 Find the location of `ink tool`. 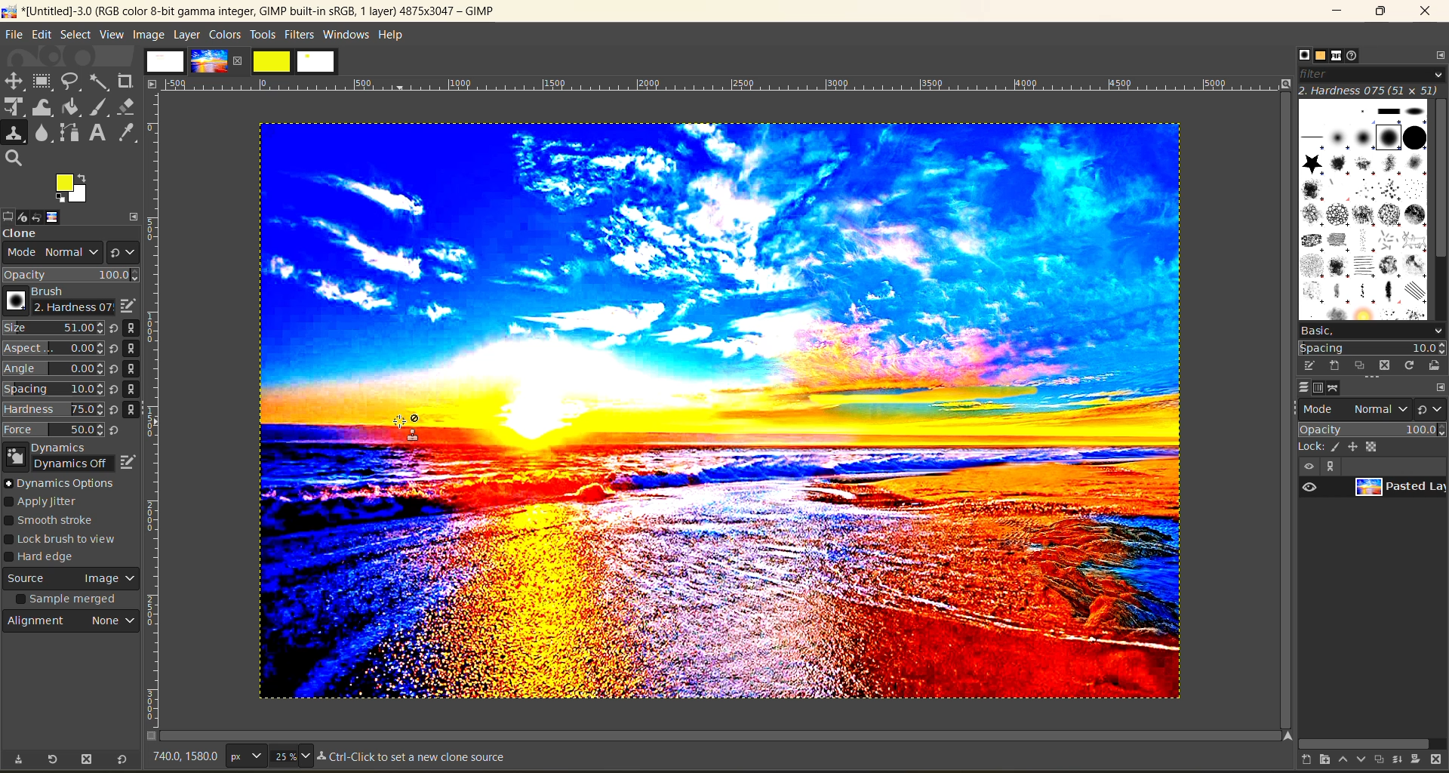

ink tool is located at coordinates (102, 107).